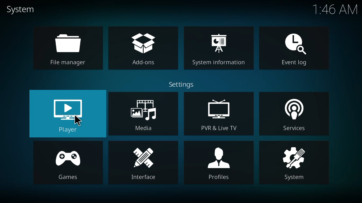  What do you see at coordinates (219, 113) in the screenshot?
I see `pvr & live tv` at bounding box center [219, 113].